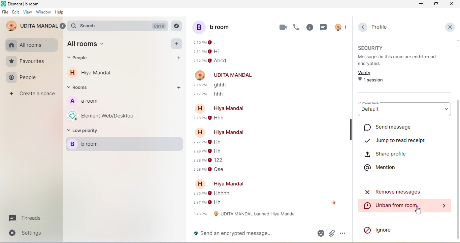  What do you see at coordinates (26, 62) in the screenshot?
I see `favourites` at bounding box center [26, 62].